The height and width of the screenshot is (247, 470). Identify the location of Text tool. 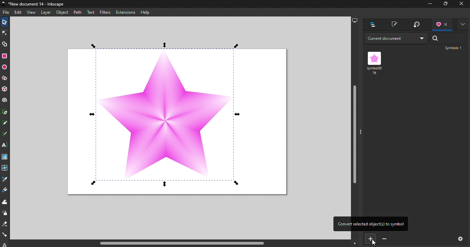
(5, 145).